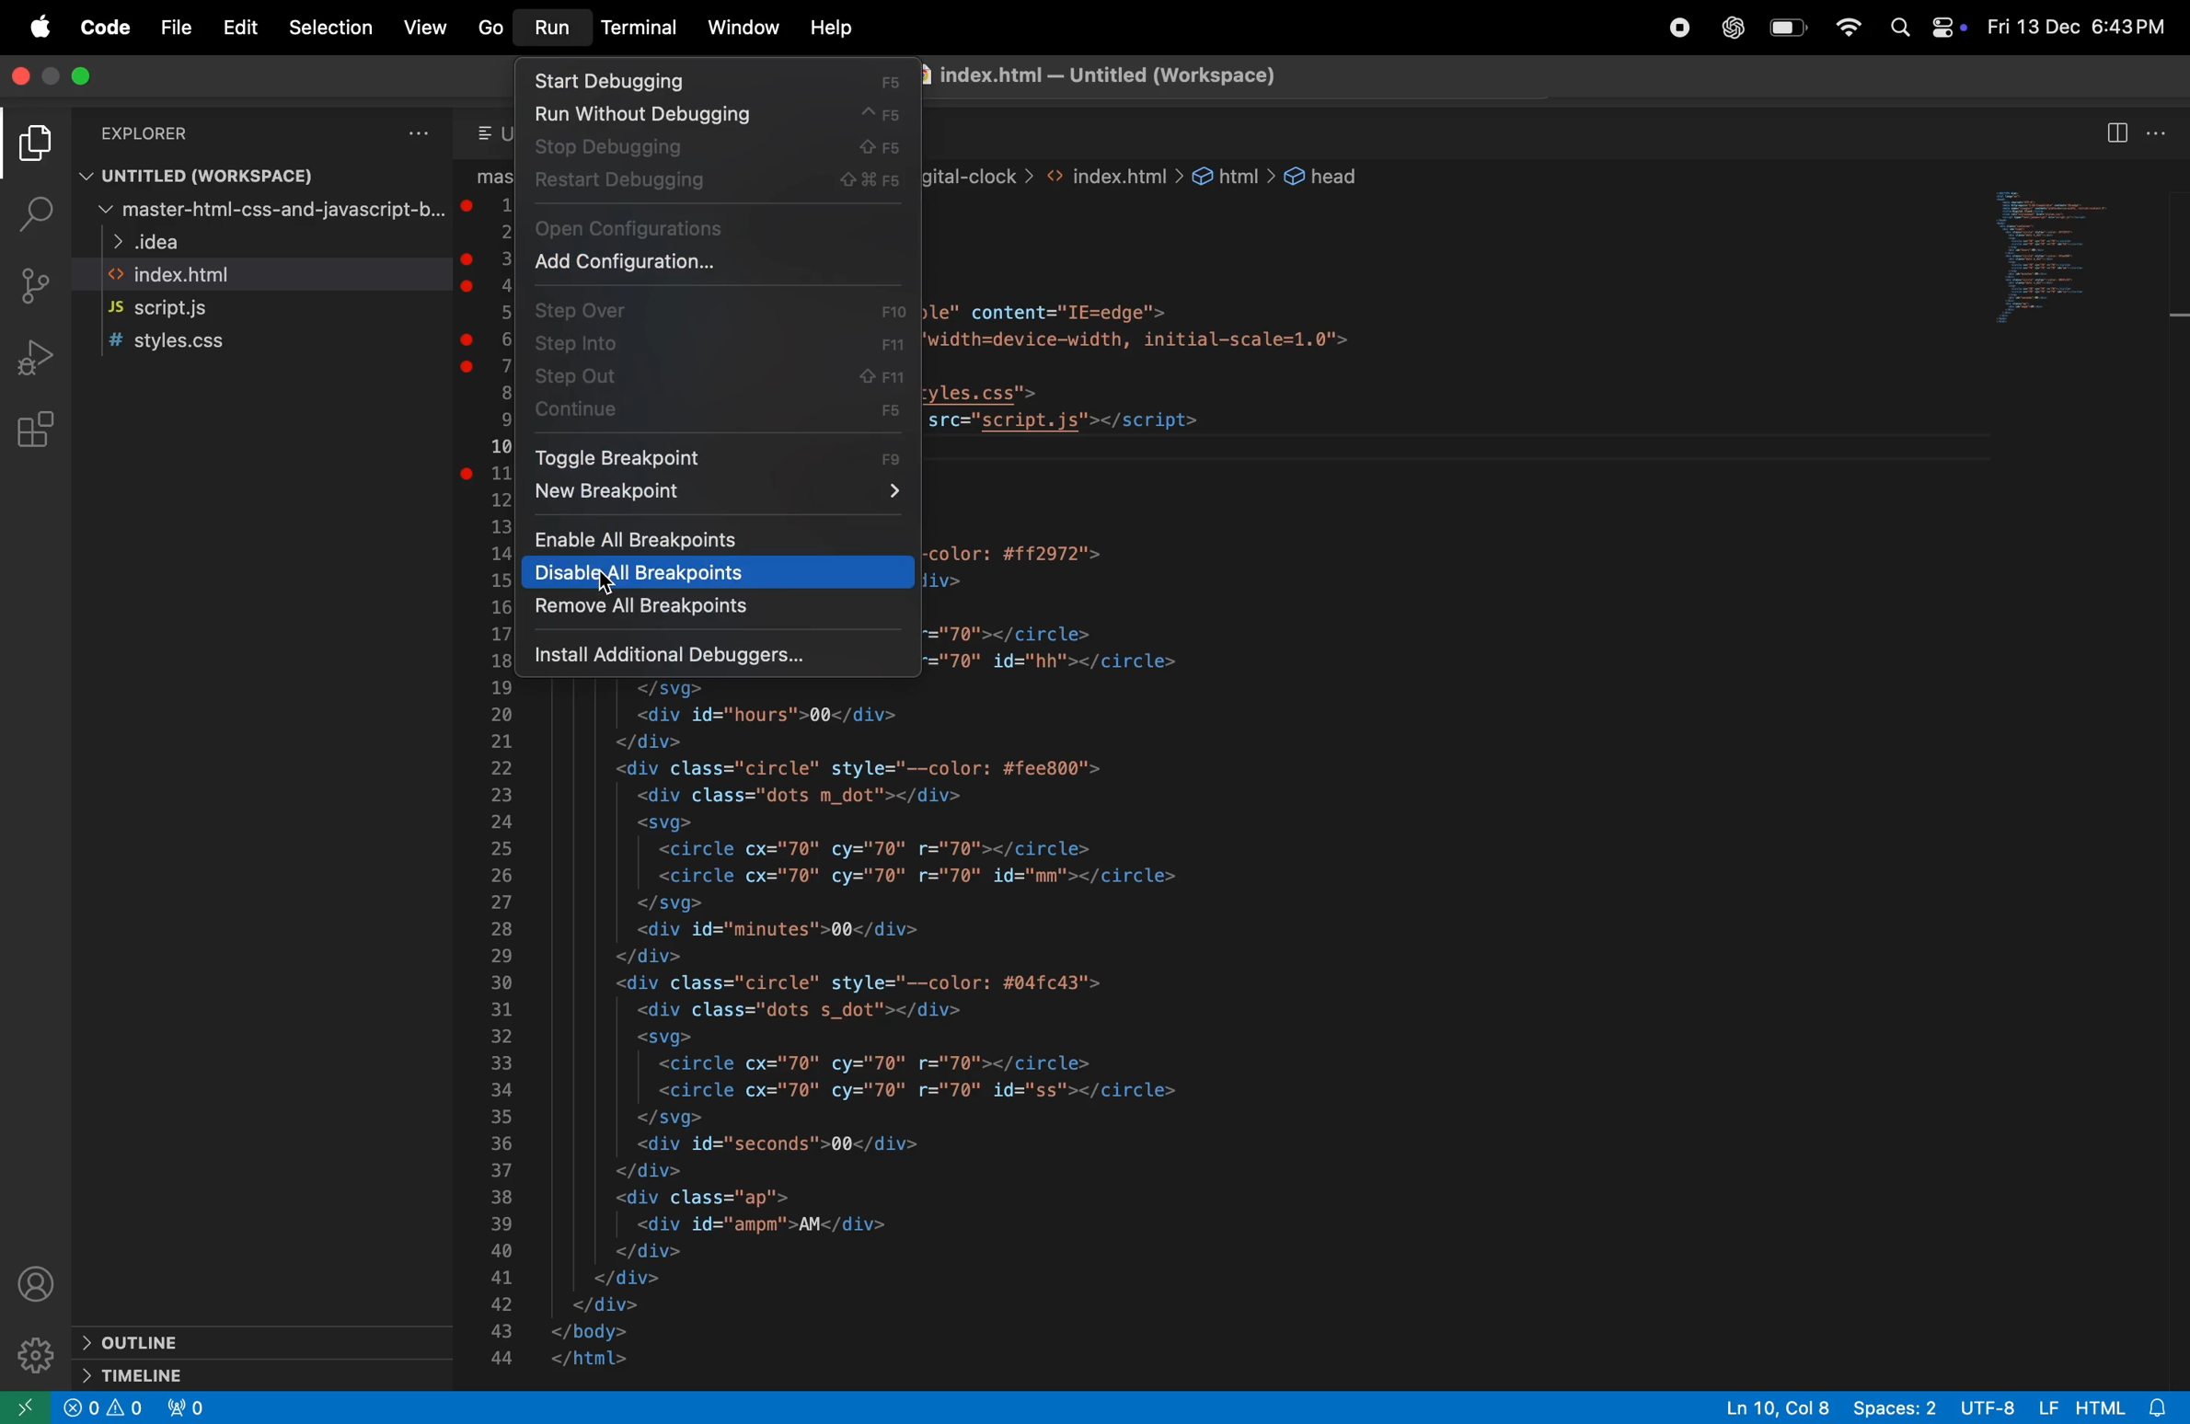  I want to click on new break point, so click(713, 490).